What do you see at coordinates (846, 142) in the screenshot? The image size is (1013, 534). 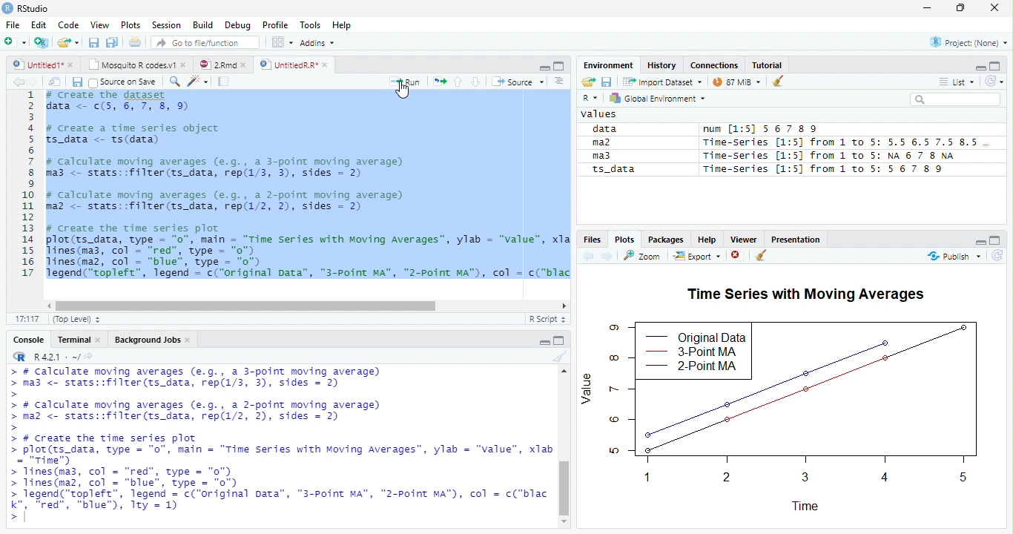 I see `Time-series [1:5] from 1 to 5: 5.5 6.5 7` at bounding box center [846, 142].